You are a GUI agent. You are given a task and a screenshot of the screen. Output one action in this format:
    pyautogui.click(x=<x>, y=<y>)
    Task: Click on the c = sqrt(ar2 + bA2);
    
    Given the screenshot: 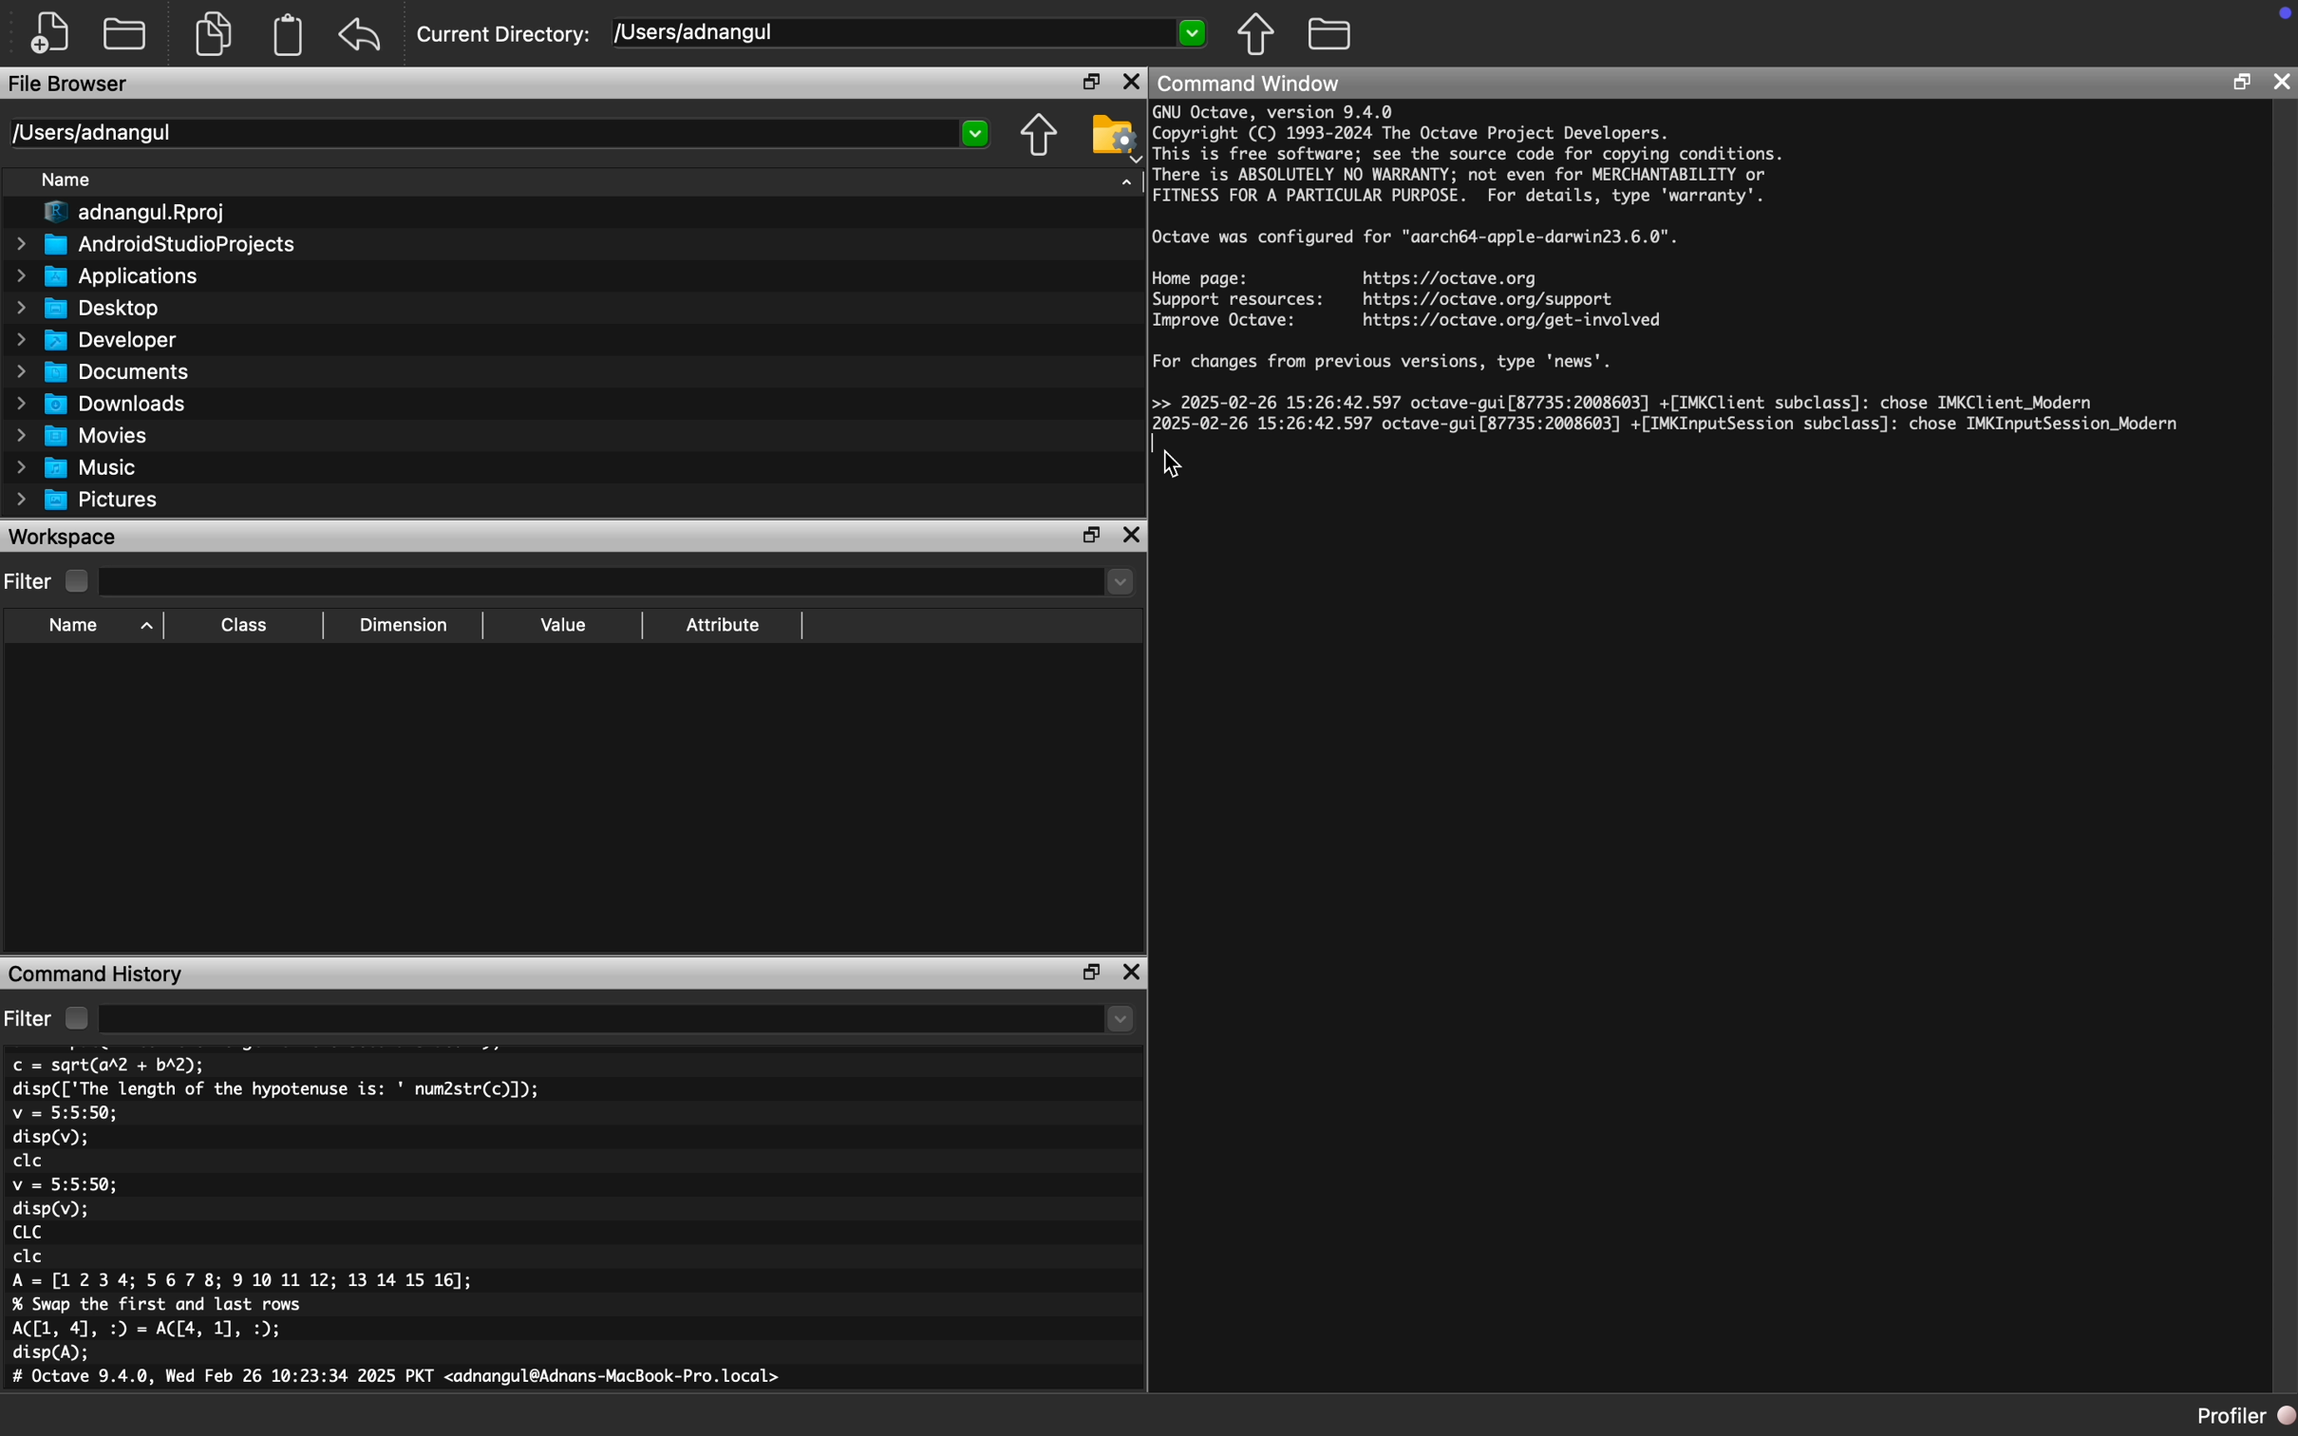 What is the action you would take?
    pyautogui.click(x=109, y=1065)
    